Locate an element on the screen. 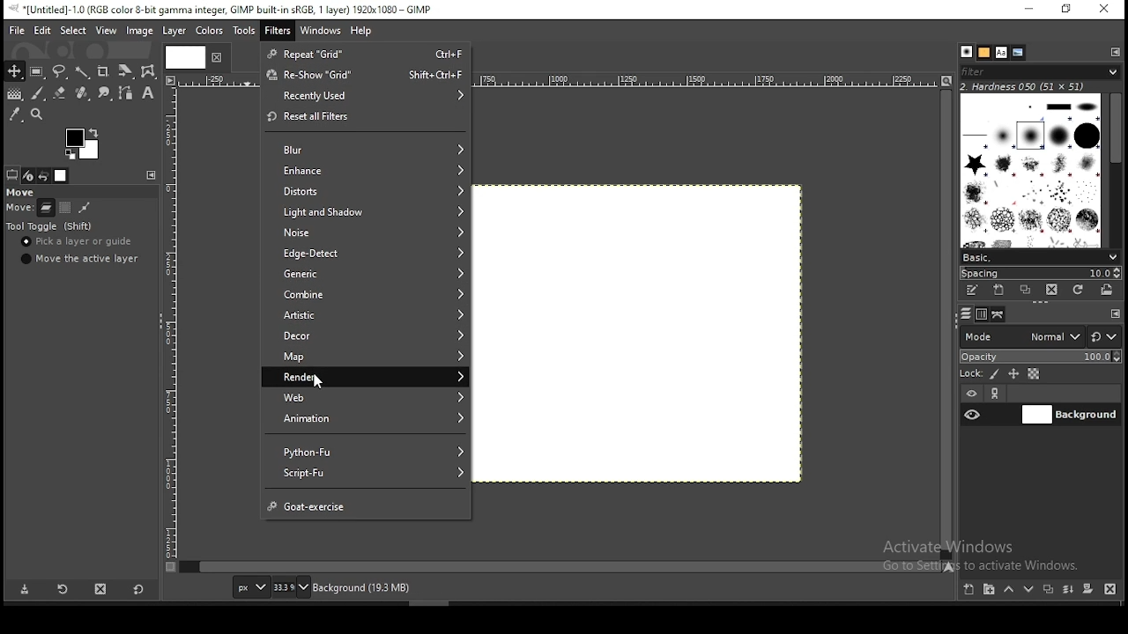 This screenshot has width=1128, height=634. select is located at coordinates (70, 30).